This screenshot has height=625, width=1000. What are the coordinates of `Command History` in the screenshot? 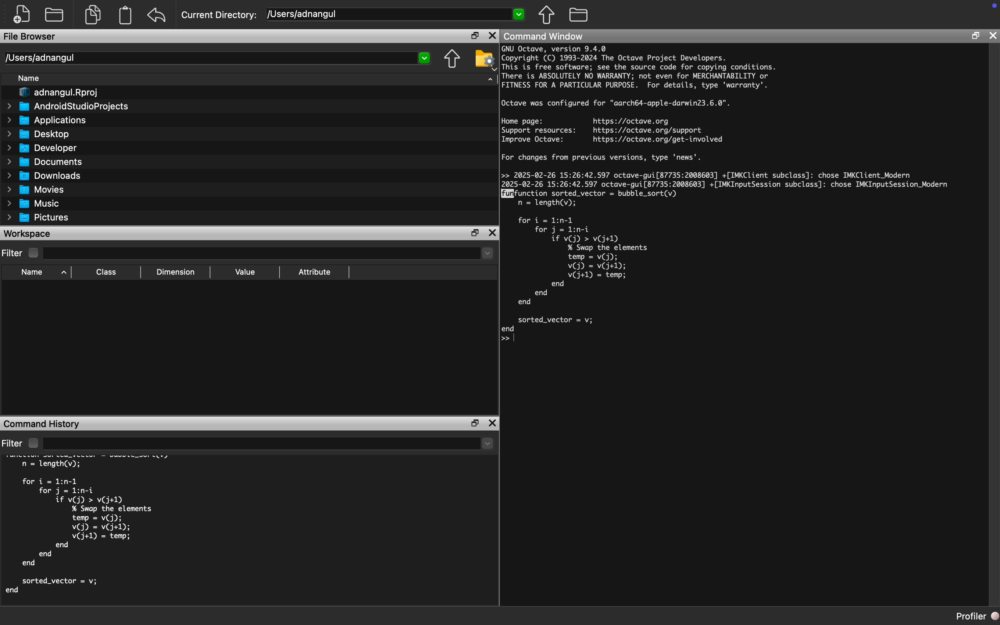 It's located at (42, 423).